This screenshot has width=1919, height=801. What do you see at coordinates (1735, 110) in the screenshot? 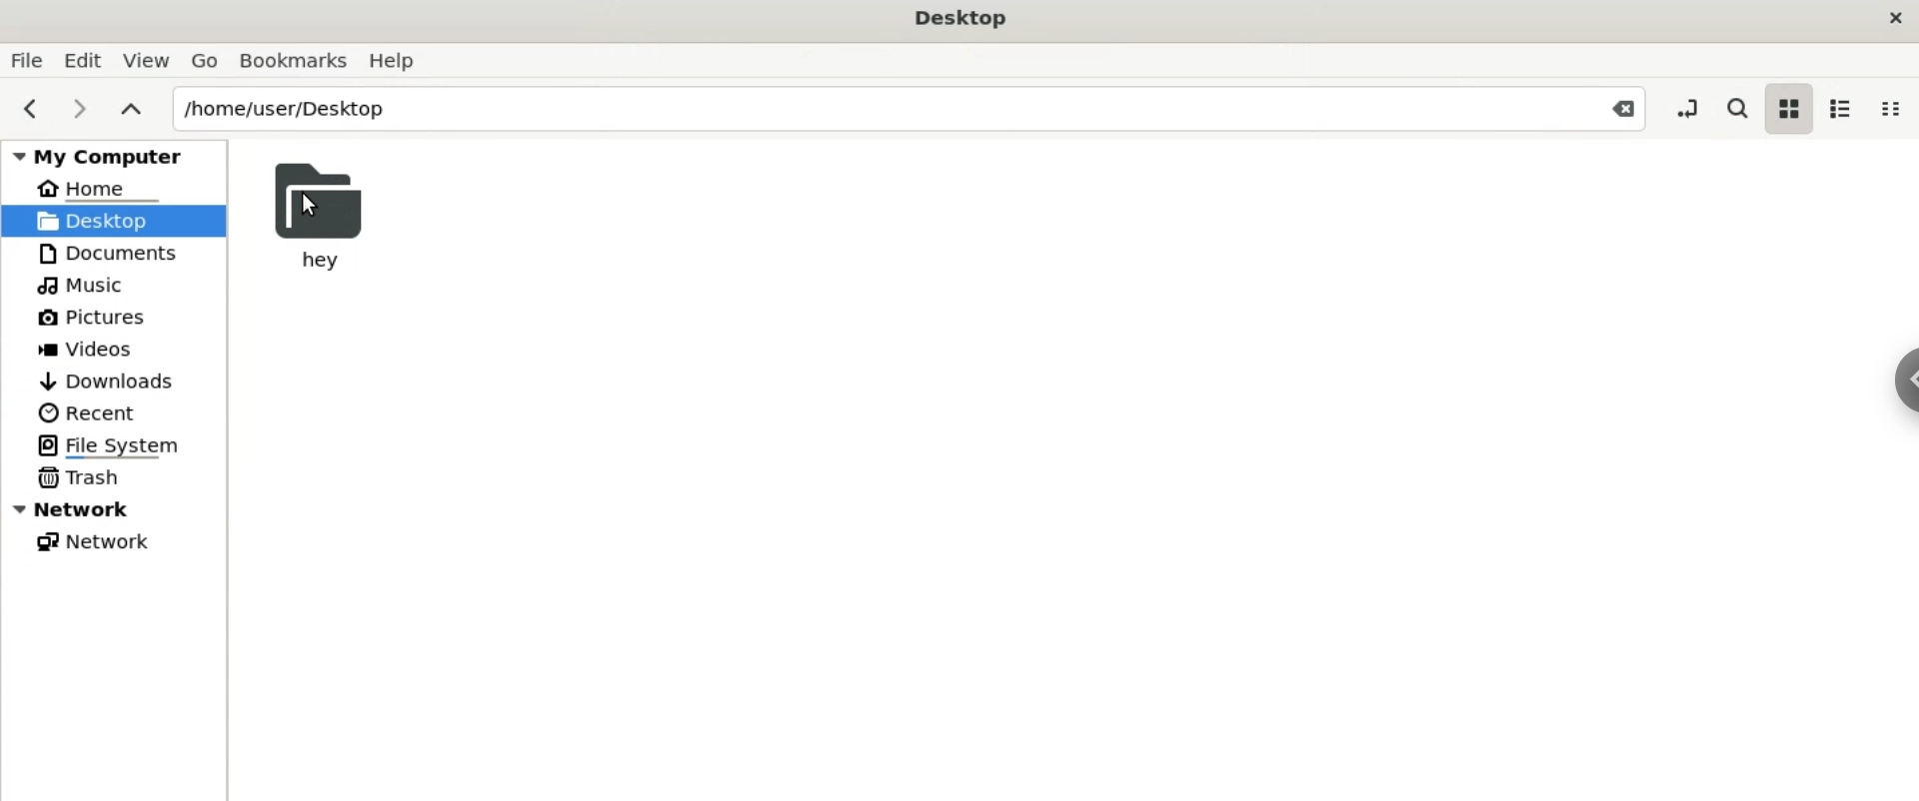
I see `search` at bounding box center [1735, 110].